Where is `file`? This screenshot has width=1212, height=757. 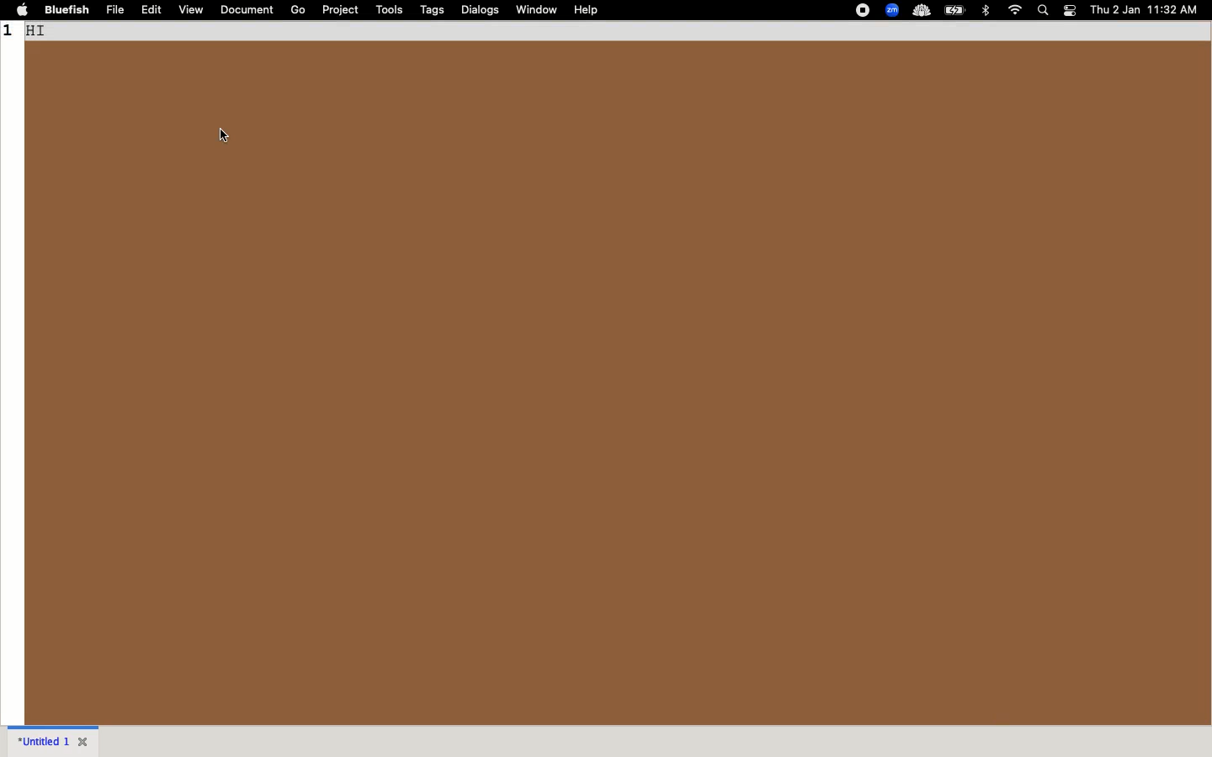 file is located at coordinates (118, 11).